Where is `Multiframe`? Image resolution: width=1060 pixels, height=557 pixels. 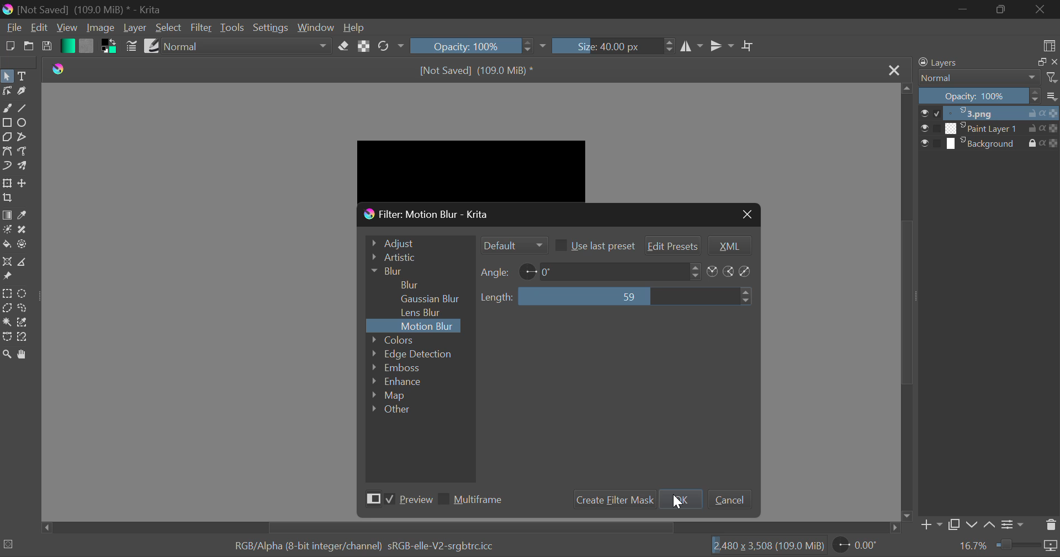
Multiframe is located at coordinates (474, 501).